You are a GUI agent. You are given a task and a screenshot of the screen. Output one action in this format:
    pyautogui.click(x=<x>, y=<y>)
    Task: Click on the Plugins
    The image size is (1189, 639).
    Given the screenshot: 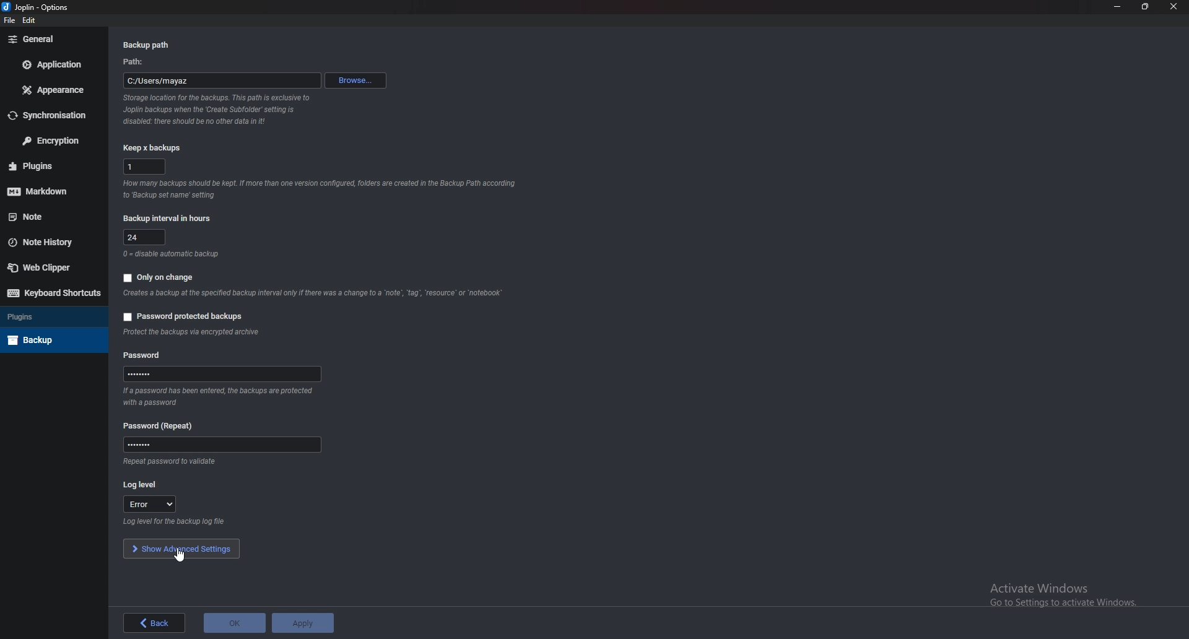 What is the action you would take?
    pyautogui.click(x=51, y=317)
    